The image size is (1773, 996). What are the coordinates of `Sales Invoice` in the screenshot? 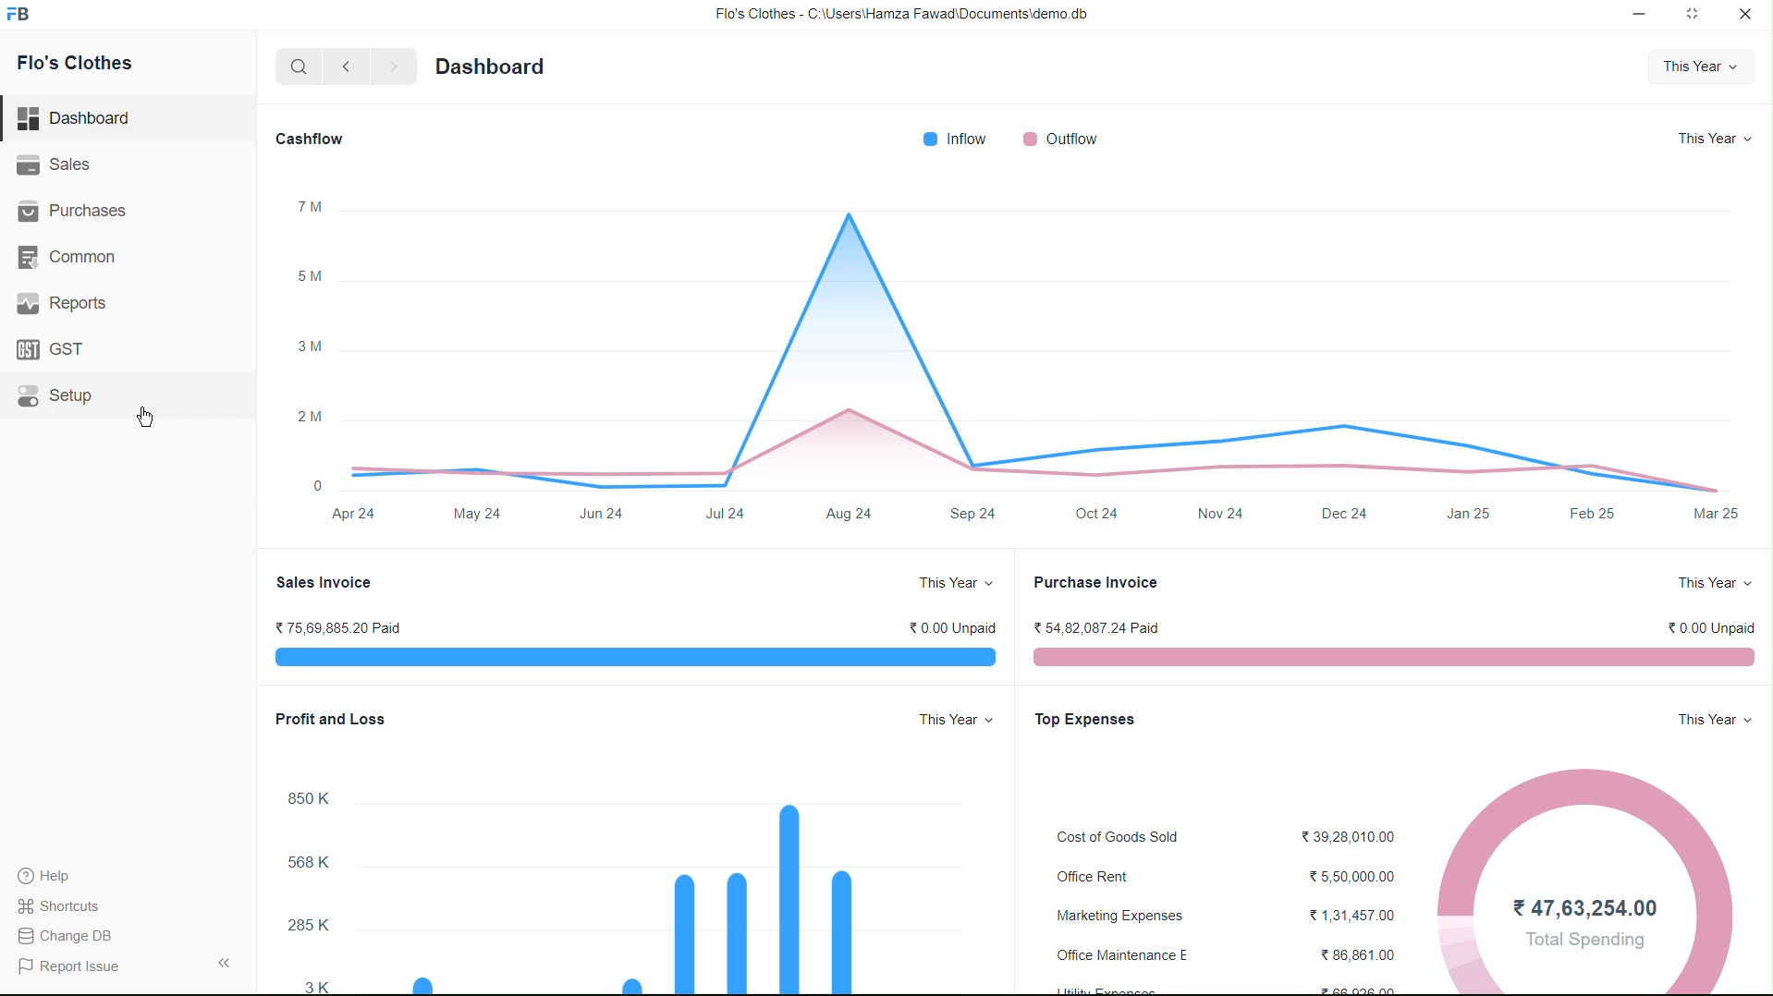 It's located at (326, 581).